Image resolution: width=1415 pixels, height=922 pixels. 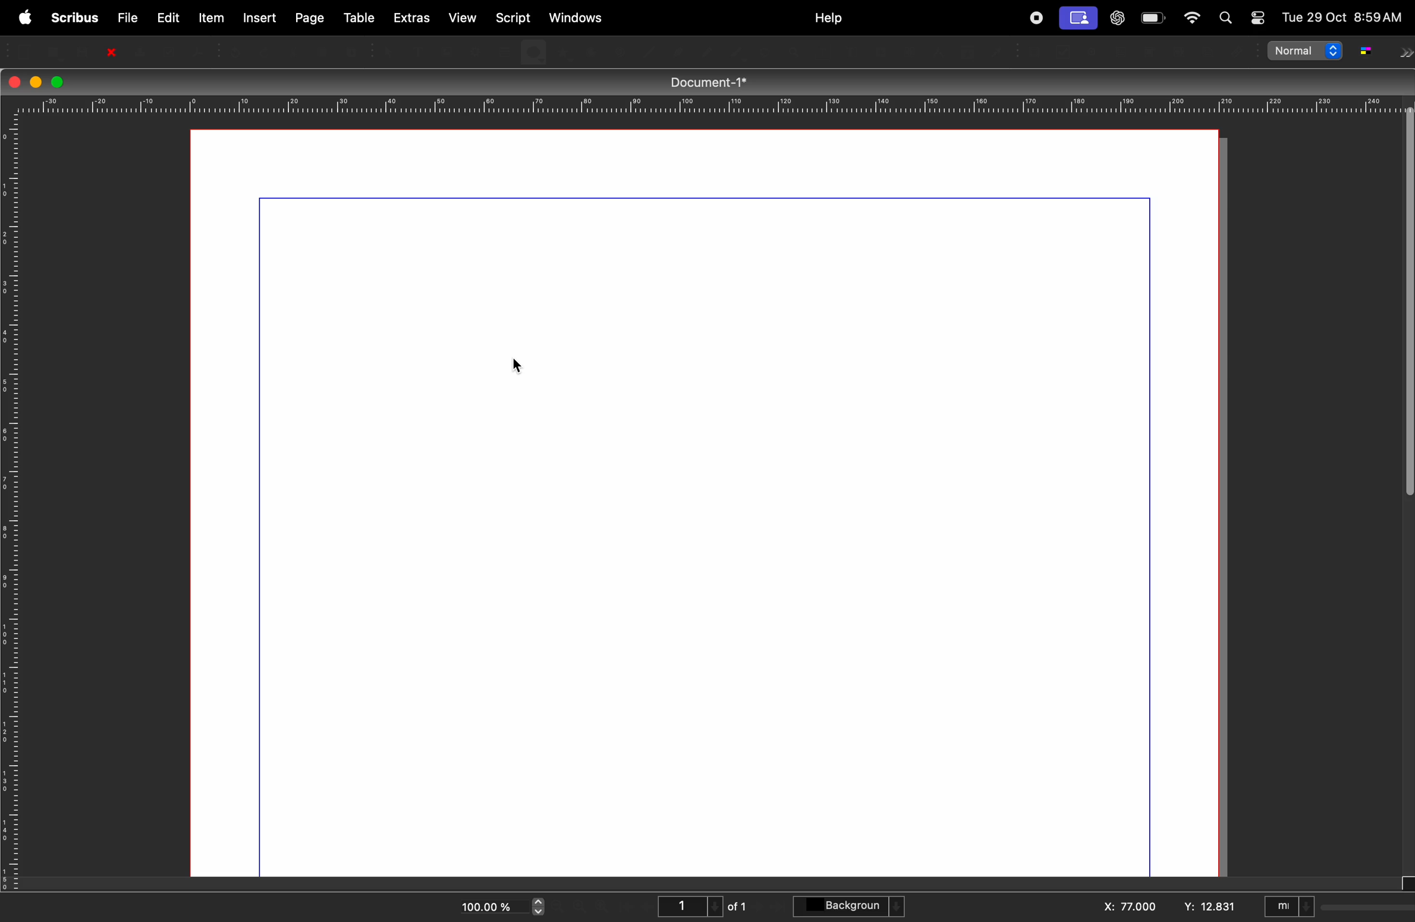 I want to click on vertical scale, so click(x=10, y=506).